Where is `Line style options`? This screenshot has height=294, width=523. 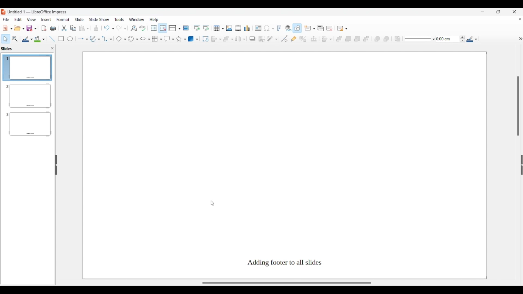
Line style options is located at coordinates (420, 39).